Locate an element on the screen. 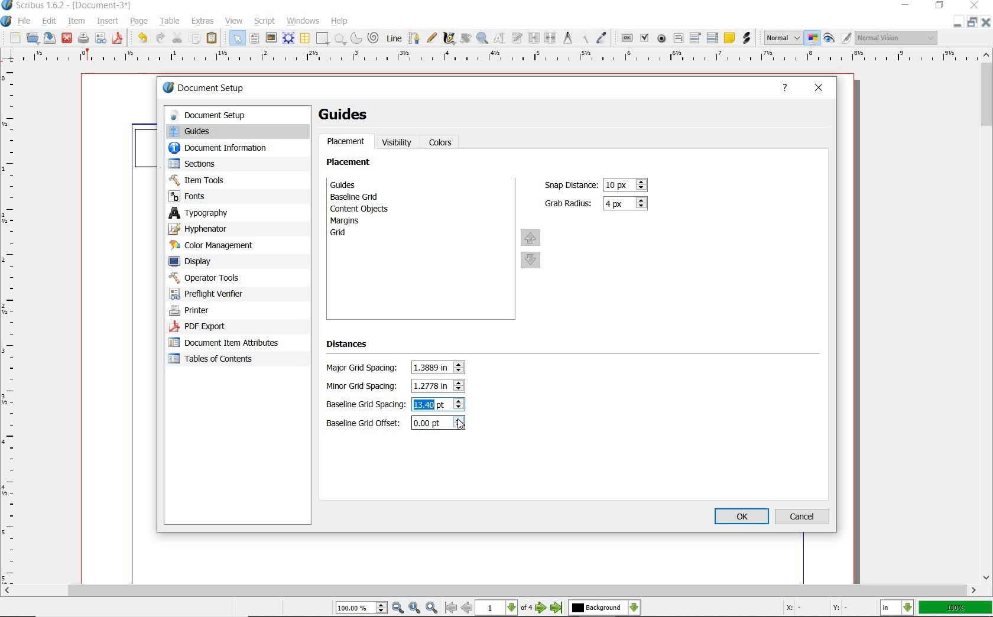 This screenshot has height=617, width=993. X: - Y: - is located at coordinates (814, 608).